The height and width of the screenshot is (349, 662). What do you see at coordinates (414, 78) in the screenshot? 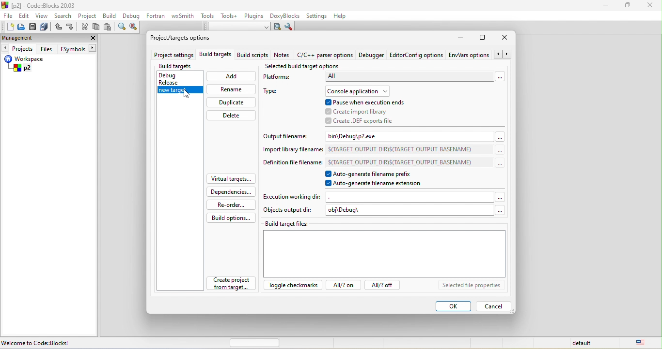
I see `all` at bounding box center [414, 78].